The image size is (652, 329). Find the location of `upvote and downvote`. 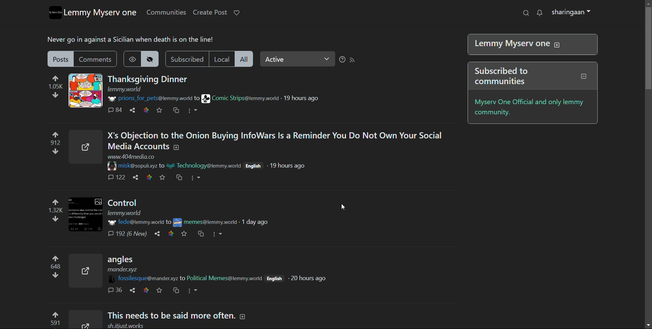

upvote and downvote is located at coordinates (50, 210).